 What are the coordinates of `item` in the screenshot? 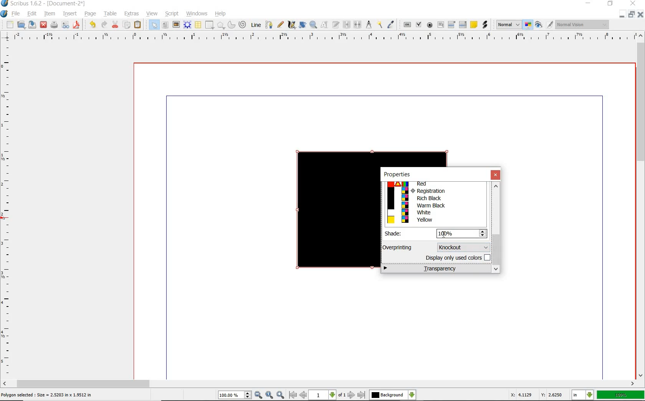 It's located at (50, 13).